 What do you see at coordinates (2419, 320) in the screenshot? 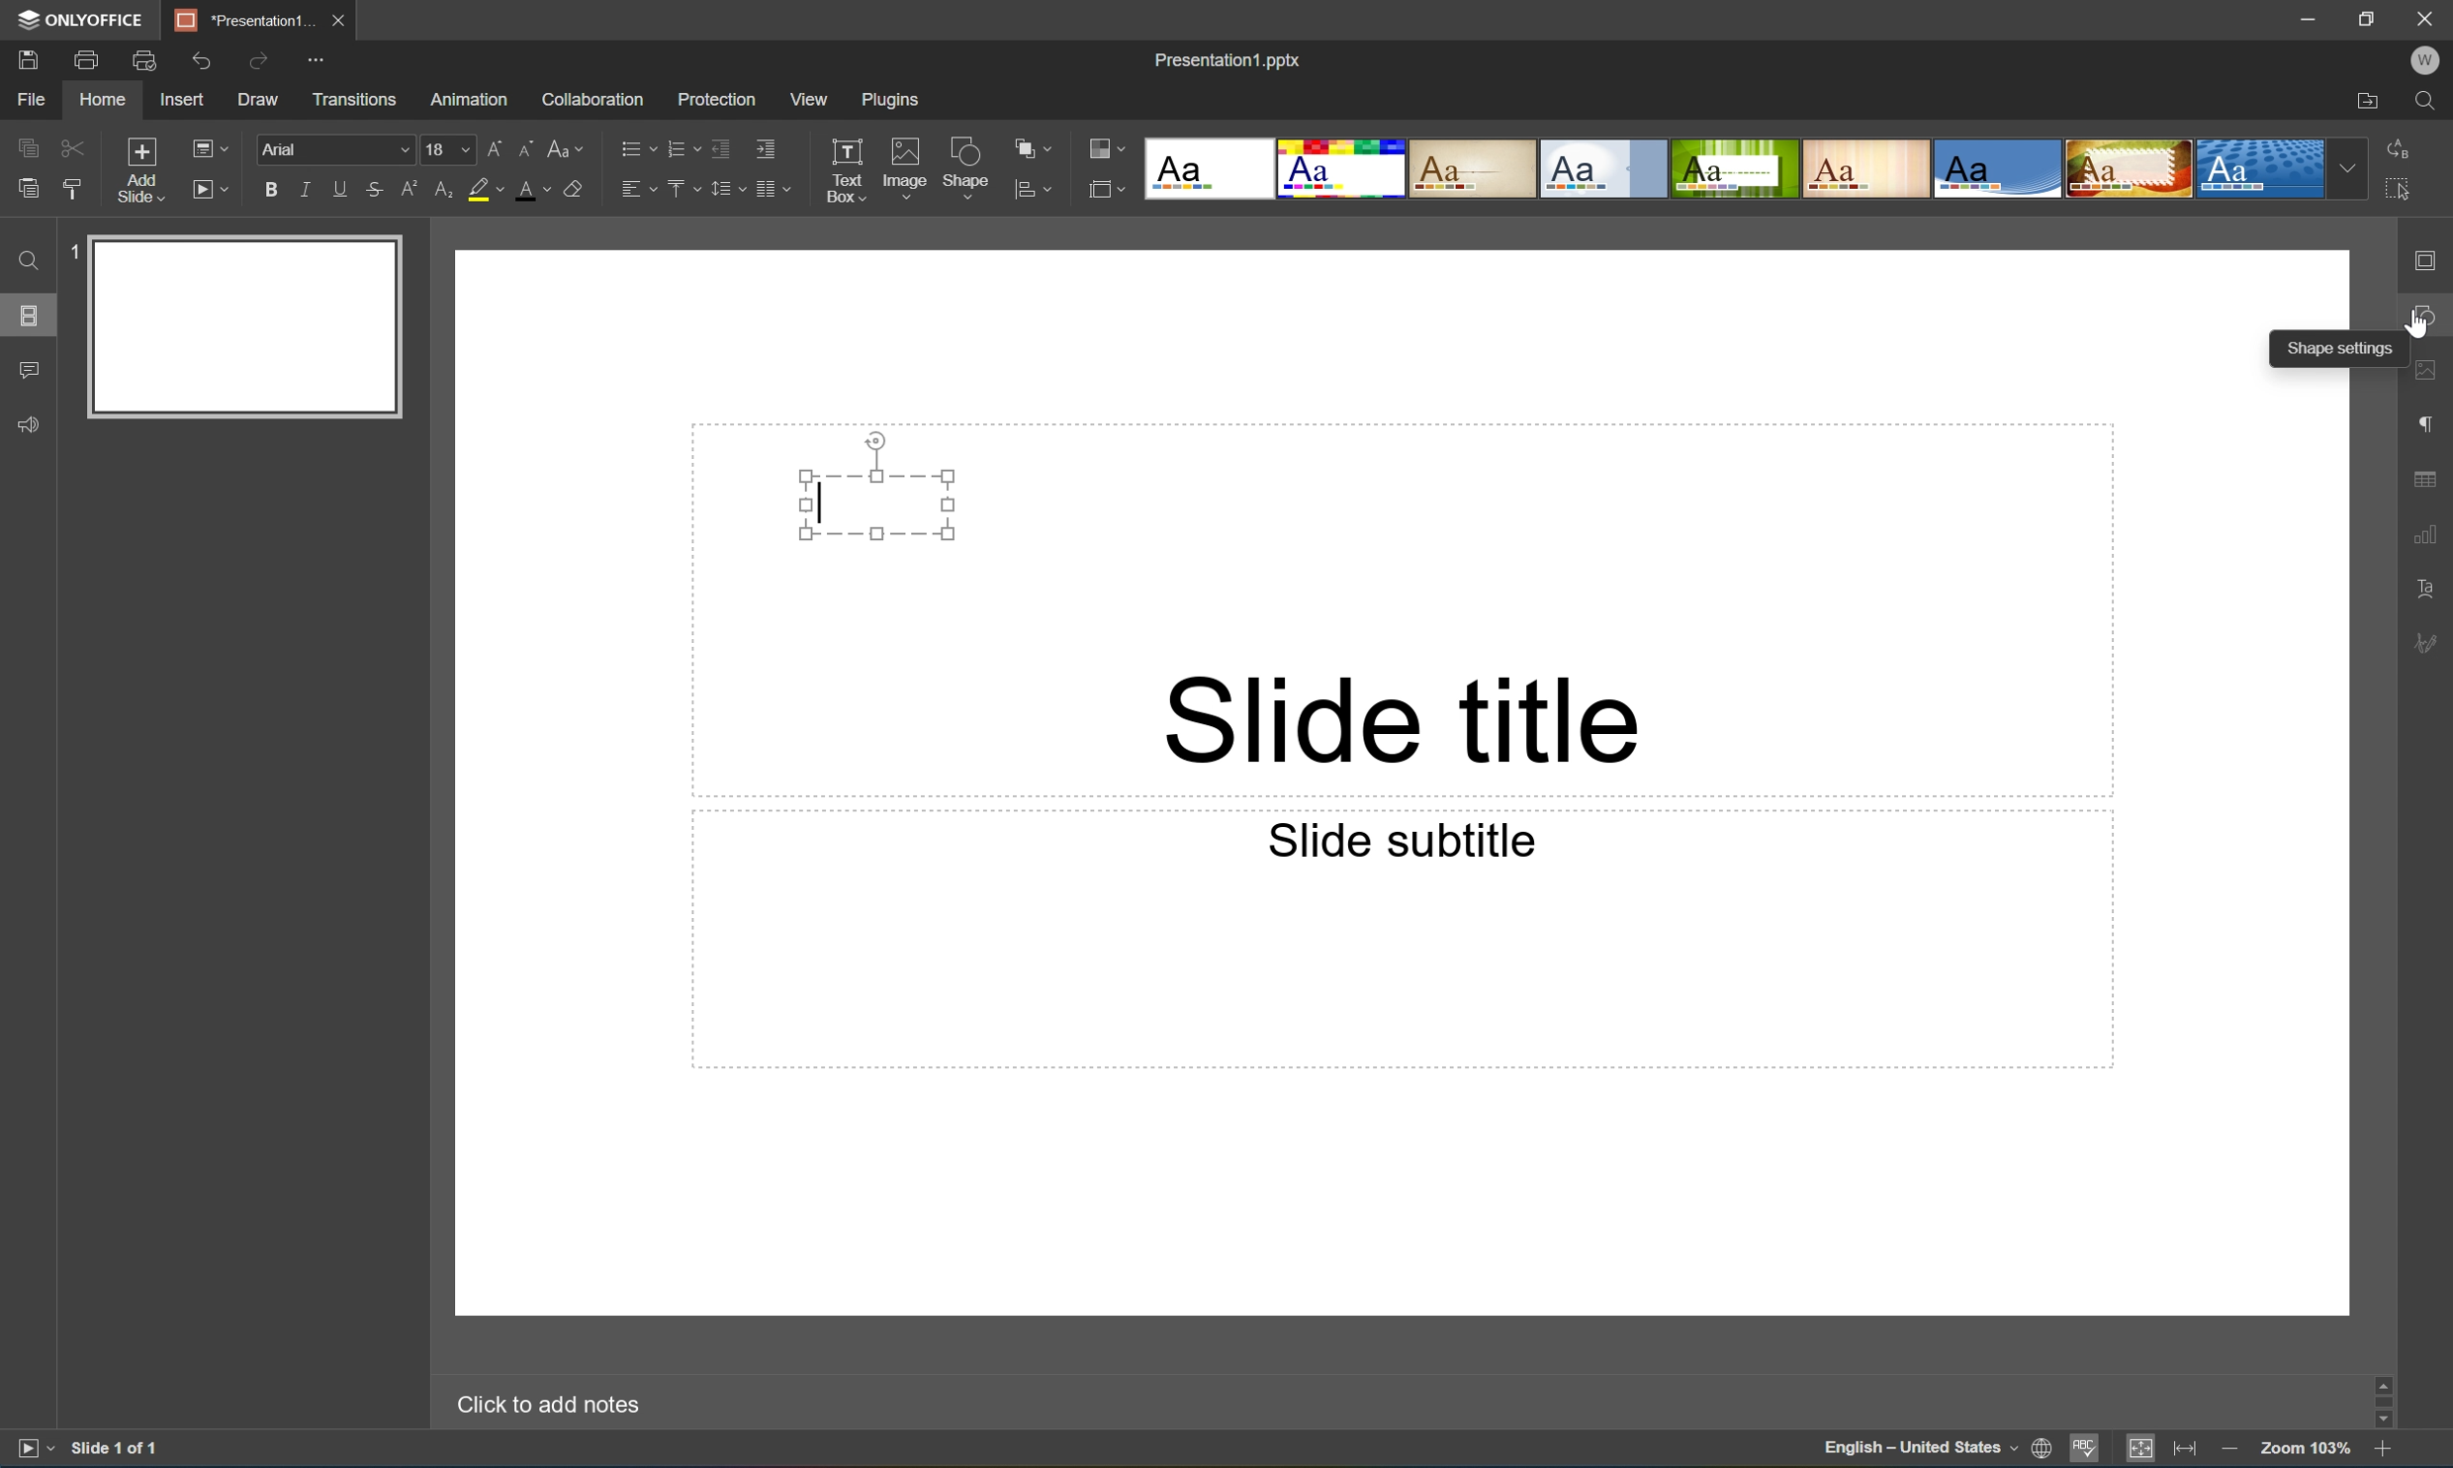
I see `Cursor` at bounding box center [2419, 320].